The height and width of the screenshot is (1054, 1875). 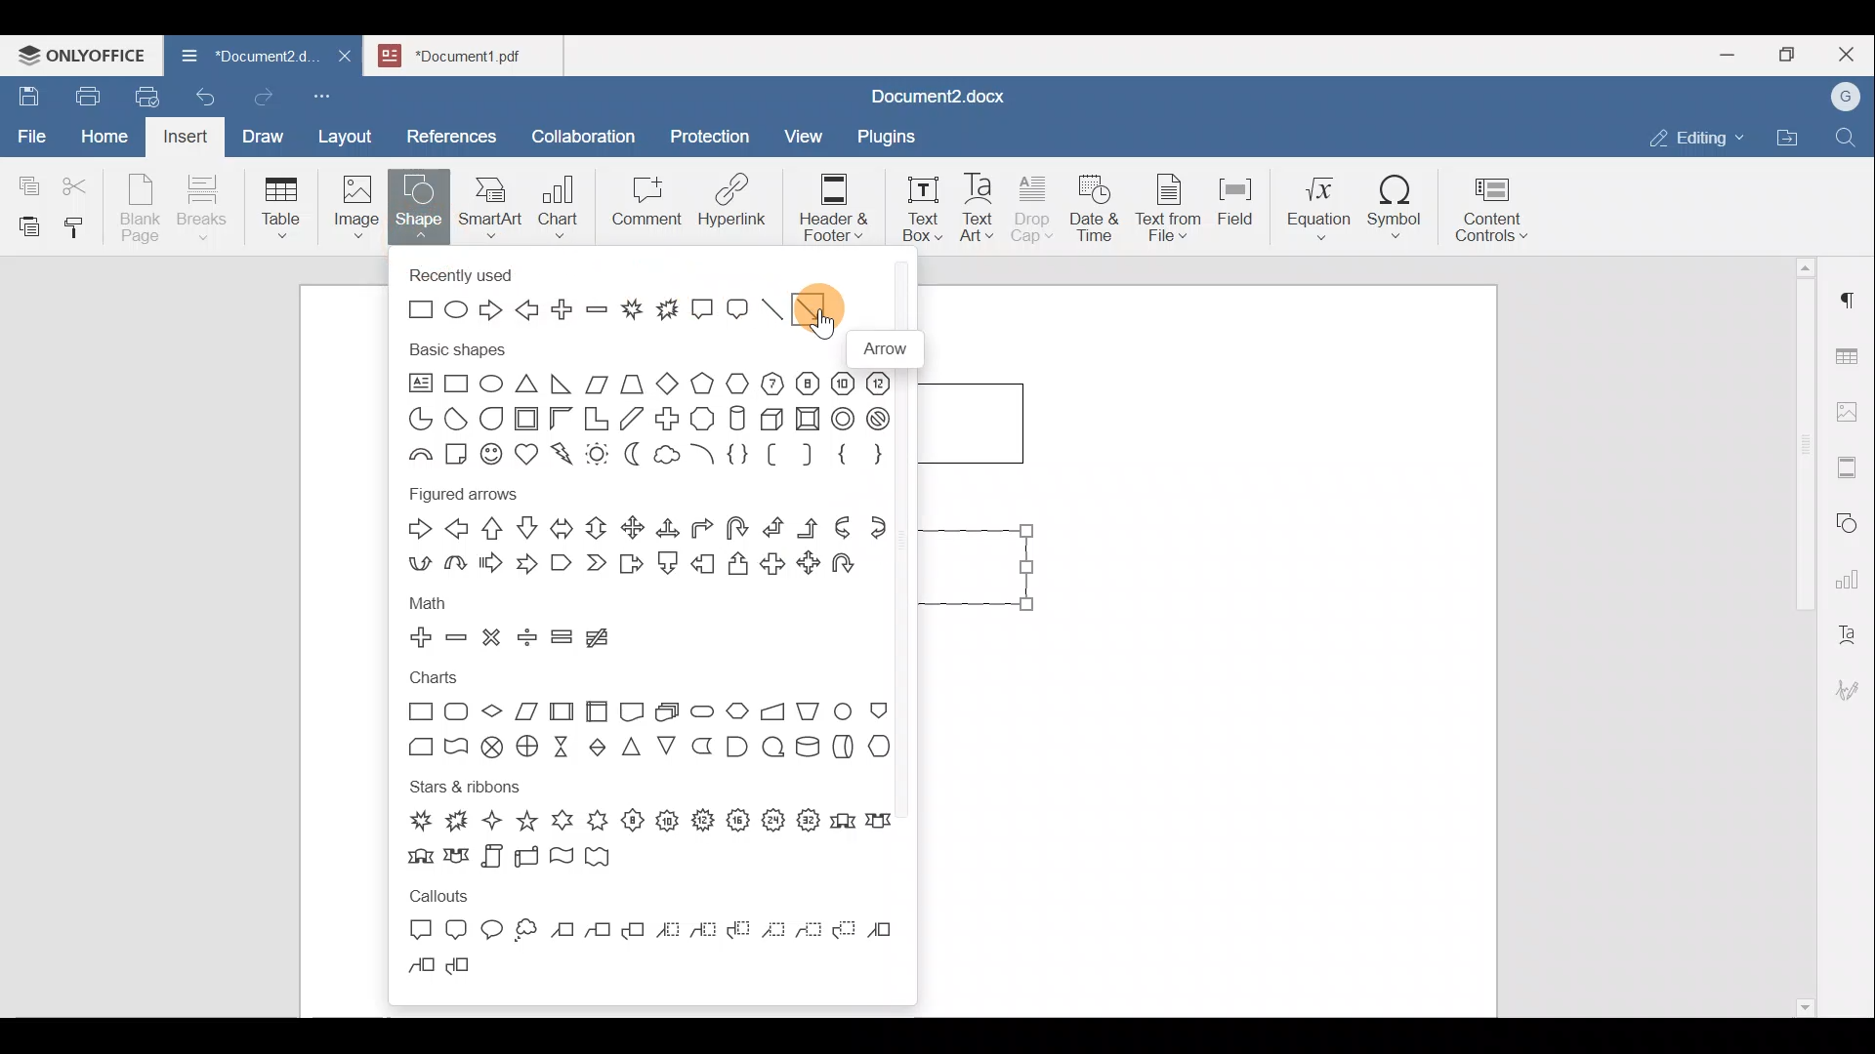 What do you see at coordinates (201, 94) in the screenshot?
I see `Undo` at bounding box center [201, 94].